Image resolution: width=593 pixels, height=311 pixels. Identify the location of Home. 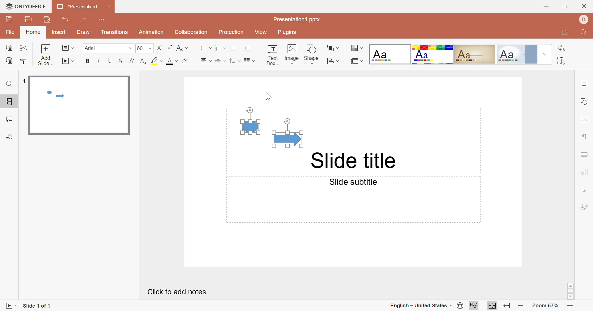
(34, 33).